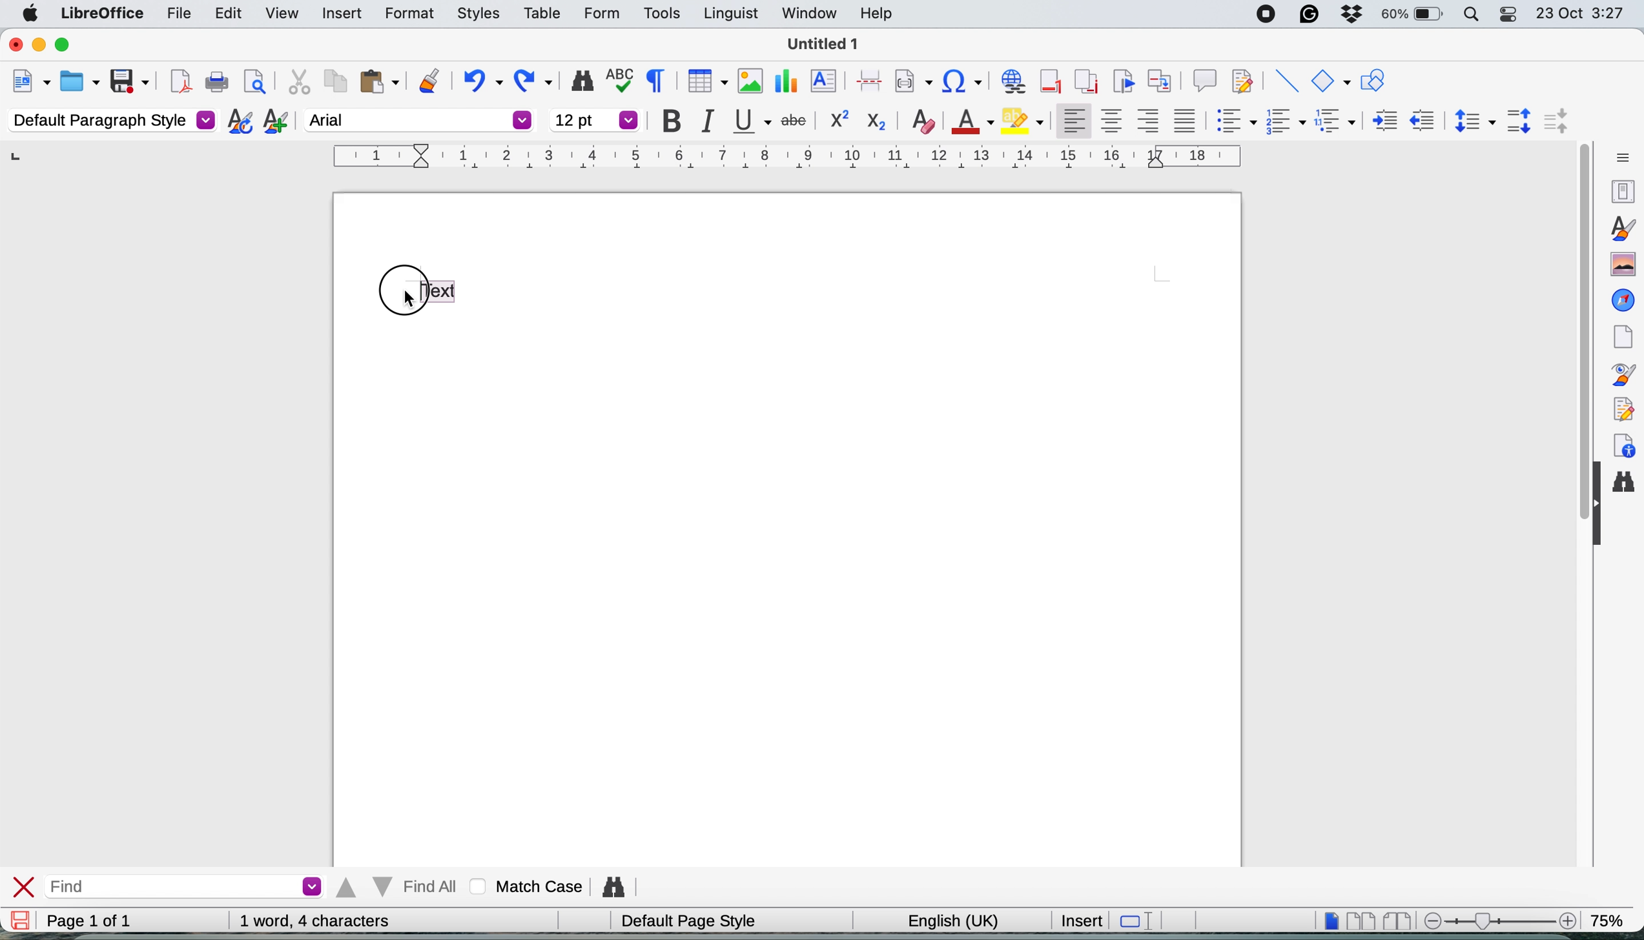 The height and width of the screenshot is (940, 1644). Describe the element at coordinates (746, 80) in the screenshot. I see `insert image` at that location.